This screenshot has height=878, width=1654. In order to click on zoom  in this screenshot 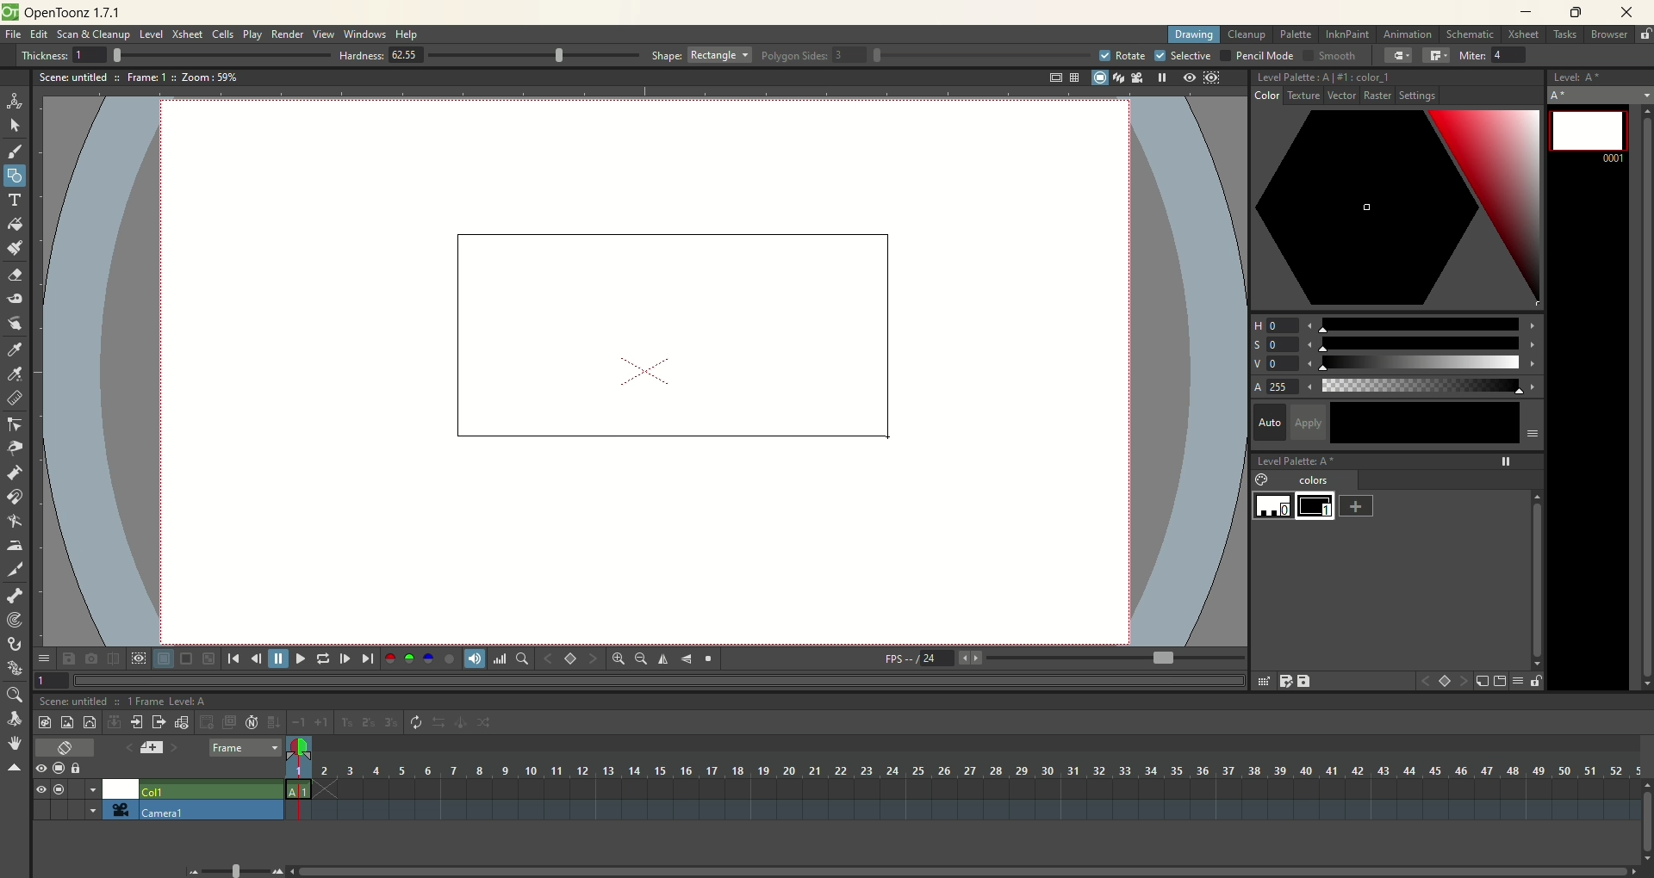, I will do `click(13, 696)`.